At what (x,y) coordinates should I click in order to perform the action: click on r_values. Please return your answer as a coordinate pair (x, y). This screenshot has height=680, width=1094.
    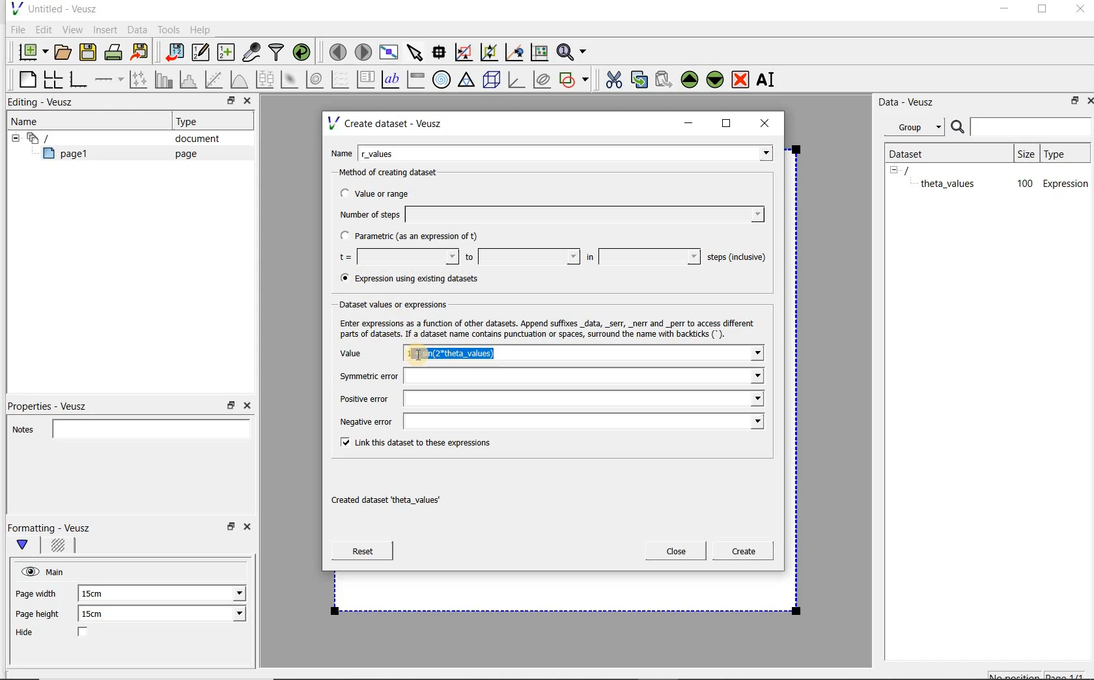
    Looking at the image, I should click on (567, 152).